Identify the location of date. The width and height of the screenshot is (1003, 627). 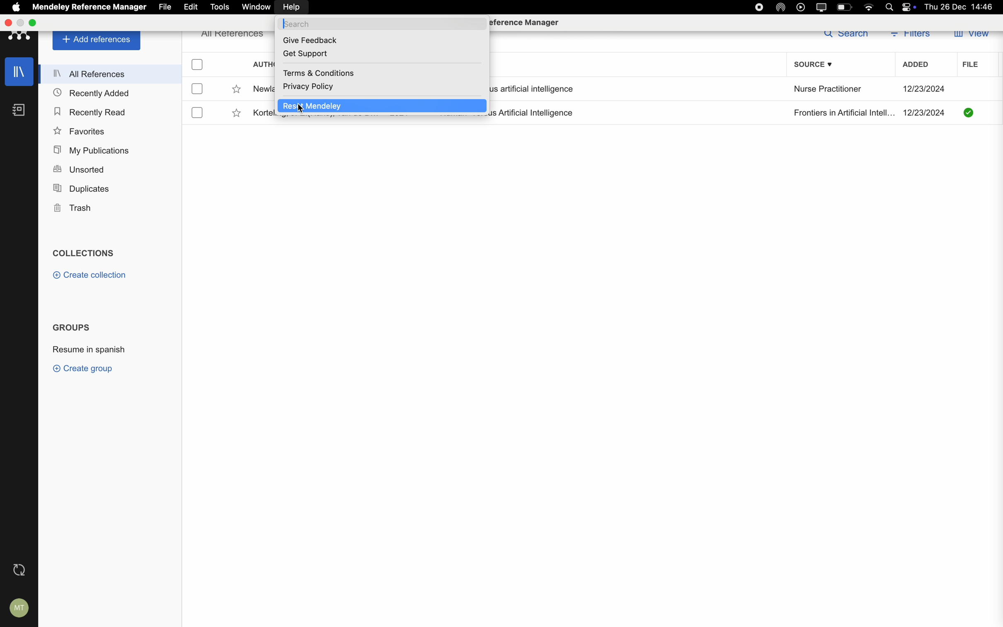
(927, 89).